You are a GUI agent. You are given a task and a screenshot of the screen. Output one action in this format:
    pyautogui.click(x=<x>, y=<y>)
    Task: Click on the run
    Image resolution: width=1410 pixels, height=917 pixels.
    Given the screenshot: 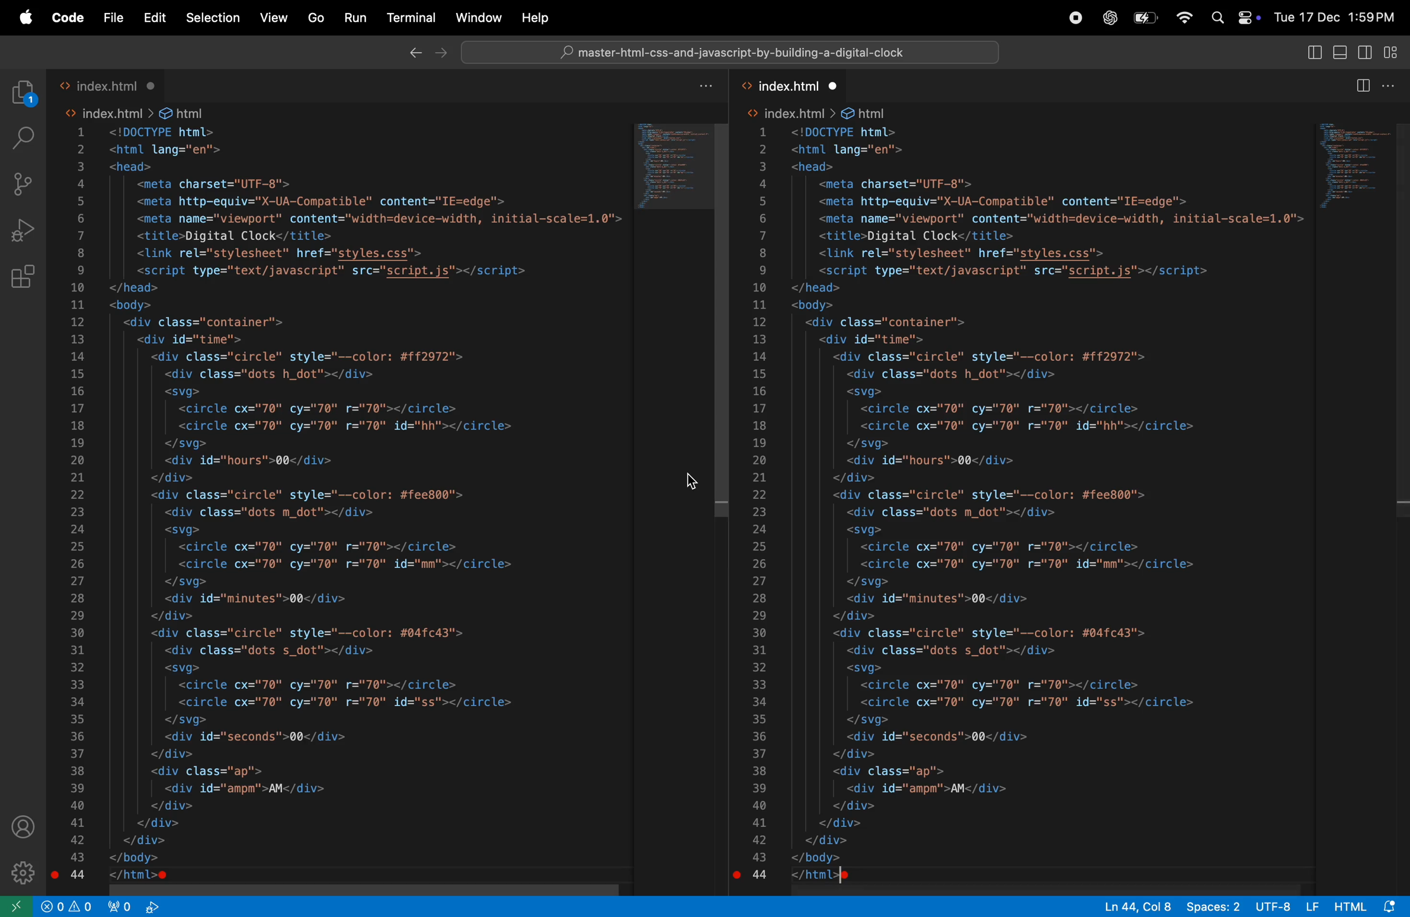 What is the action you would take?
    pyautogui.click(x=354, y=20)
    